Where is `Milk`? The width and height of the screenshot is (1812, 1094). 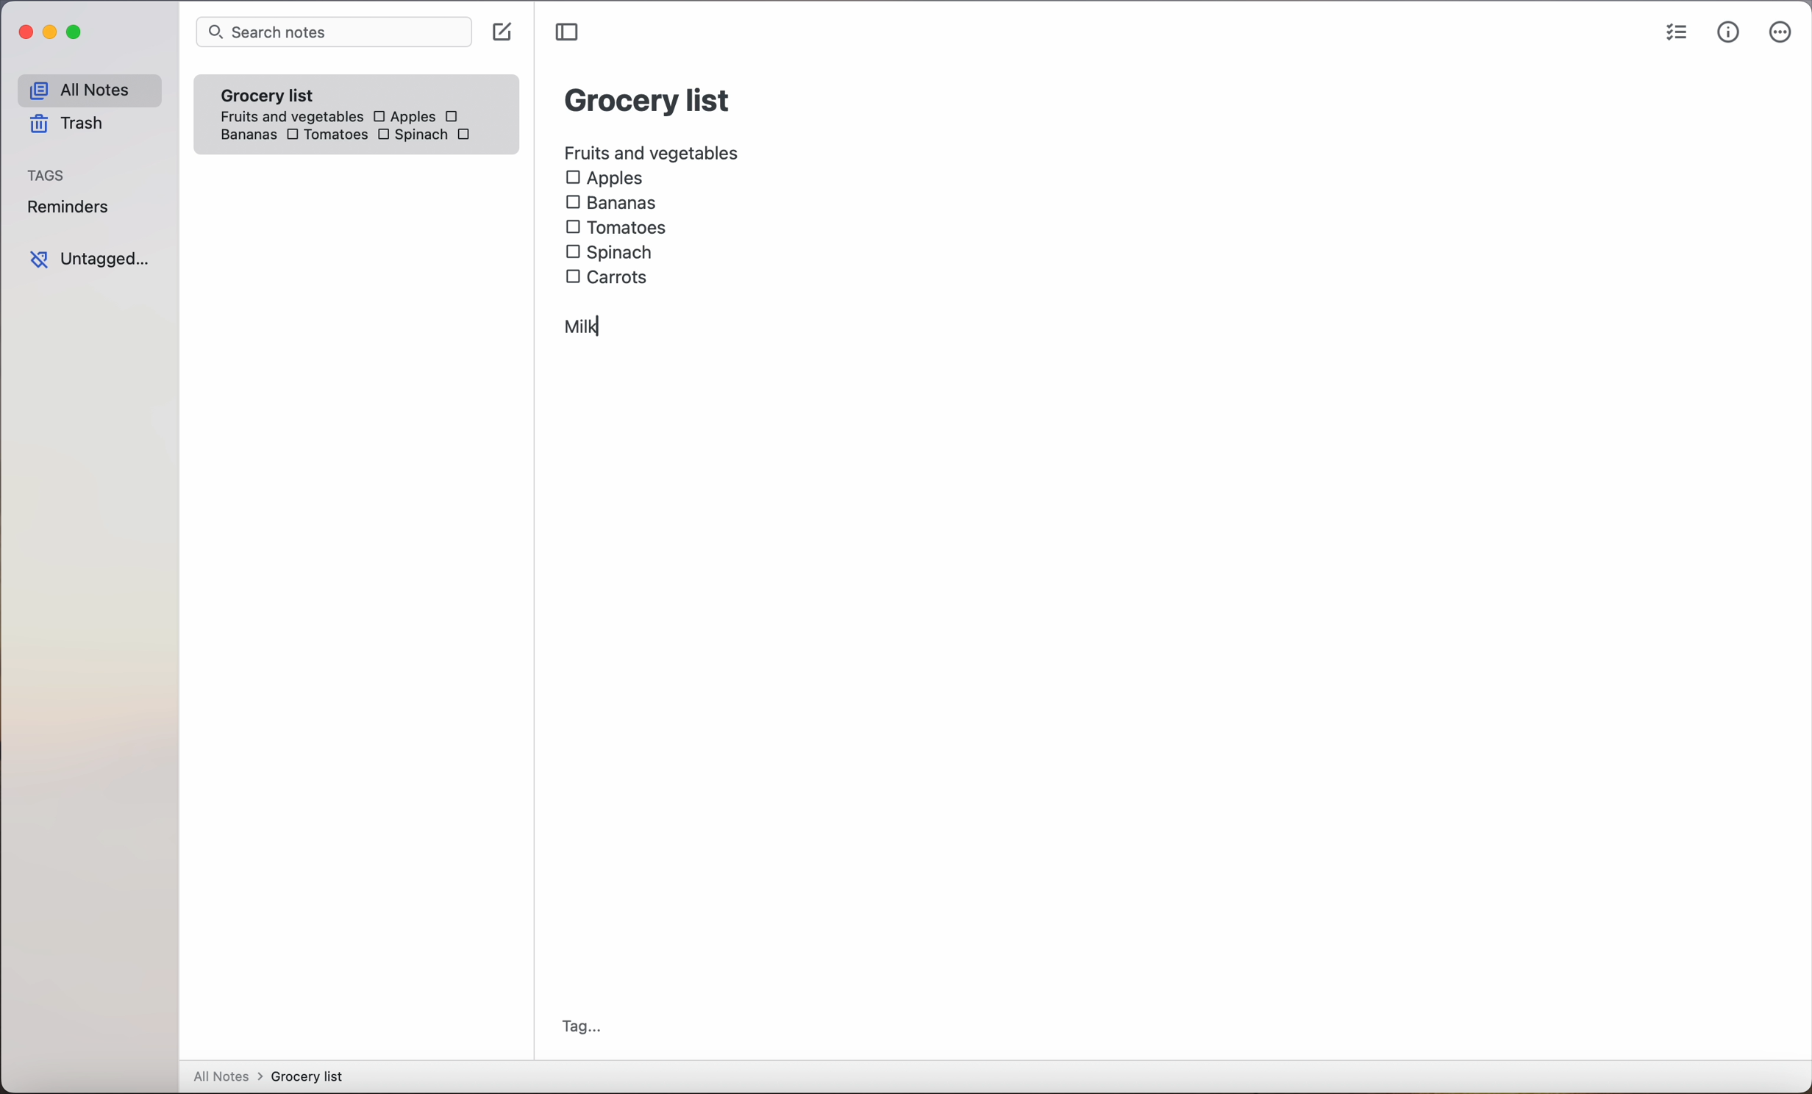 Milk is located at coordinates (583, 325).